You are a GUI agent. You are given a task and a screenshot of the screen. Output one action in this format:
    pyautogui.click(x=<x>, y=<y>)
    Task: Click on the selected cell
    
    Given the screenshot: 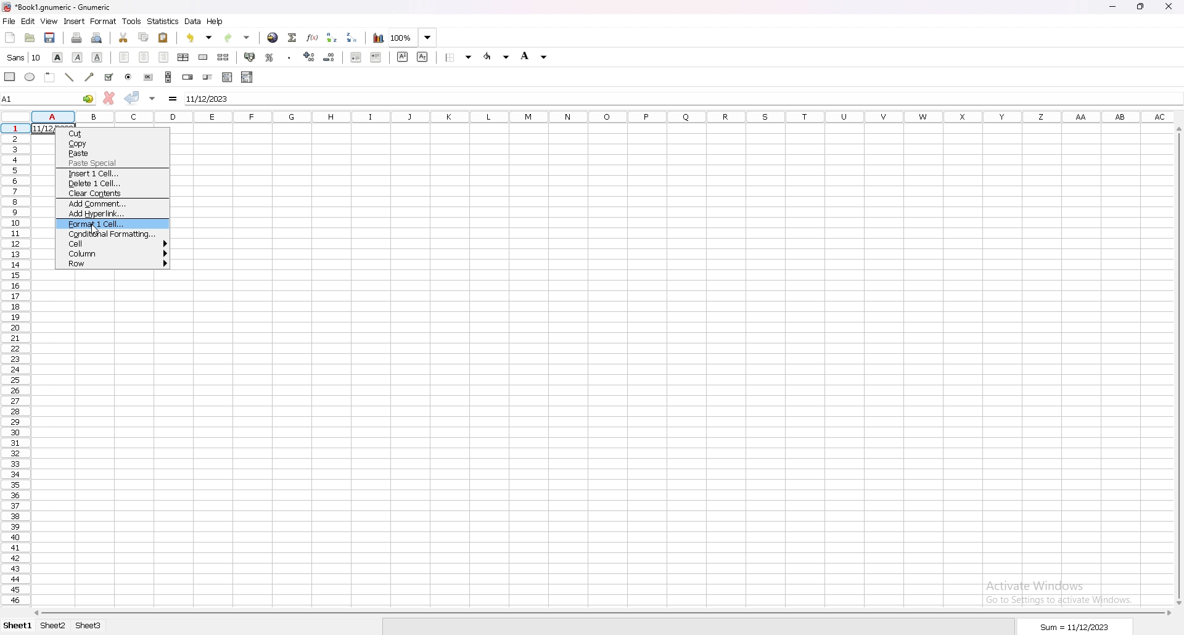 What is the action you would take?
    pyautogui.click(x=47, y=99)
    